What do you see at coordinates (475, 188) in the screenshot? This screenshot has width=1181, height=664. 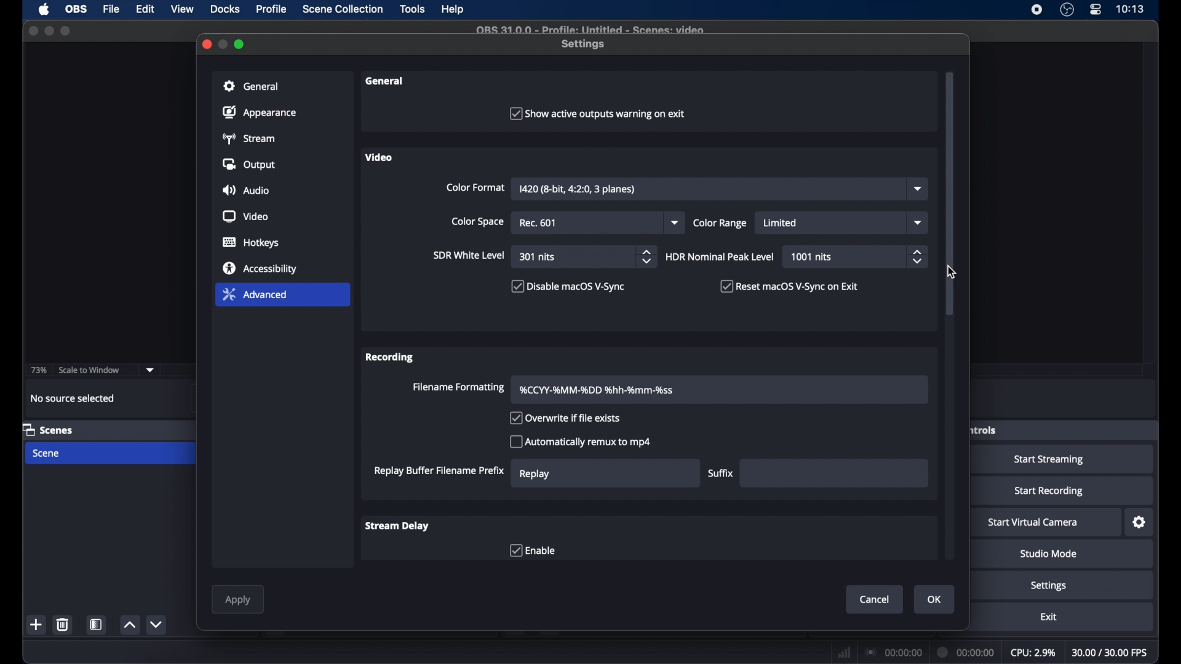 I see `color format` at bounding box center [475, 188].